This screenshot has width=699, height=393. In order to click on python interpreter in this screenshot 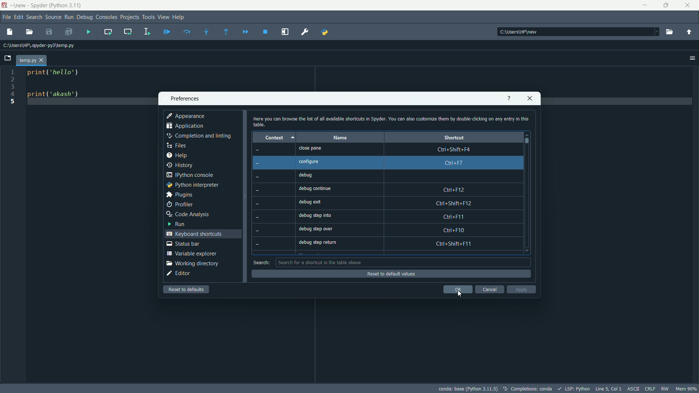, I will do `click(191, 185)`.